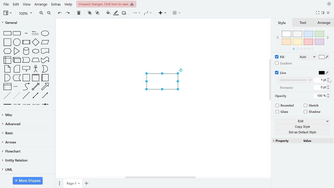 This screenshot has height=188, width=334. Describe the element at coordinates (329, 4) in the screenshot. I see `theme` at that location.